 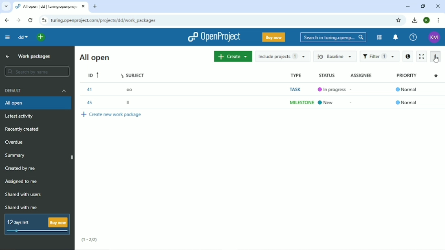 What do you see at coordinates (407, 6) in the screenshot?
I see `Minimize` at bounding box center [407, 6].